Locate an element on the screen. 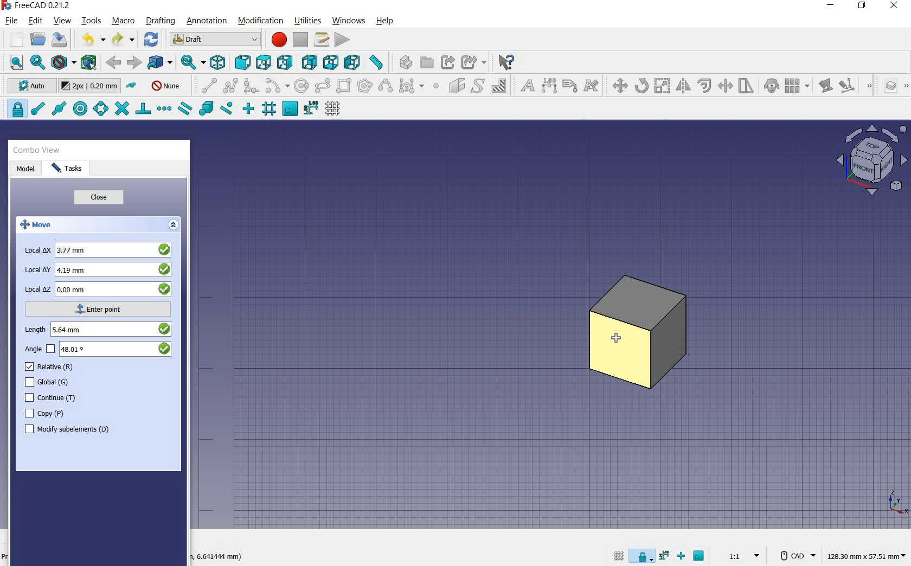  local y is located at coordinates (99, 269).